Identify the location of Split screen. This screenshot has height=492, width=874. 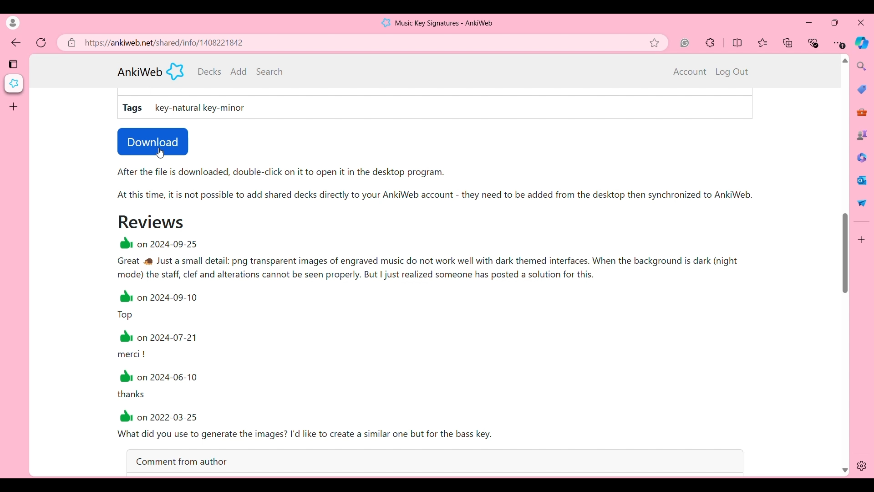
(737, 42).